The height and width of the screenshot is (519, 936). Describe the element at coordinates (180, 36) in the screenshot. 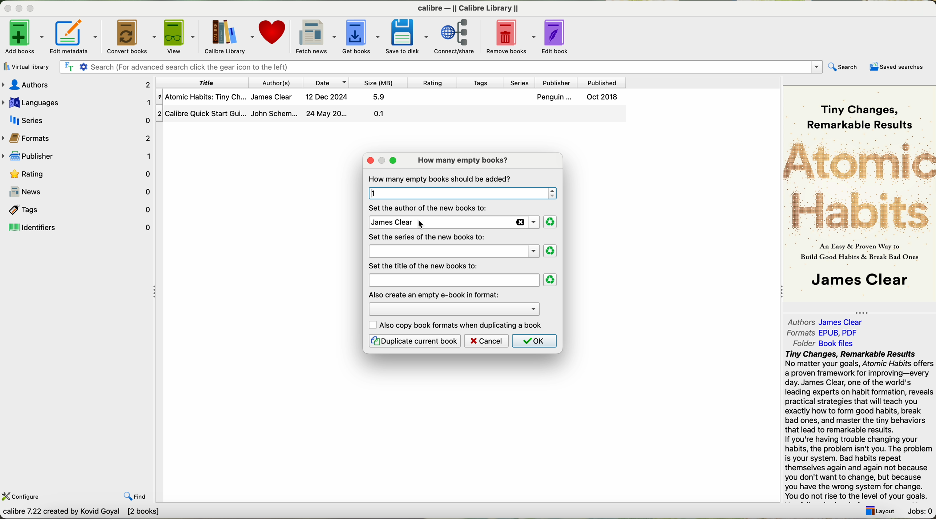

I see `view` at that location.